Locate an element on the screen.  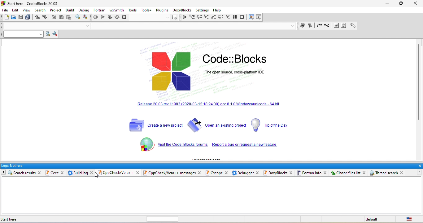
line comment is located at coordinates (328, 26).